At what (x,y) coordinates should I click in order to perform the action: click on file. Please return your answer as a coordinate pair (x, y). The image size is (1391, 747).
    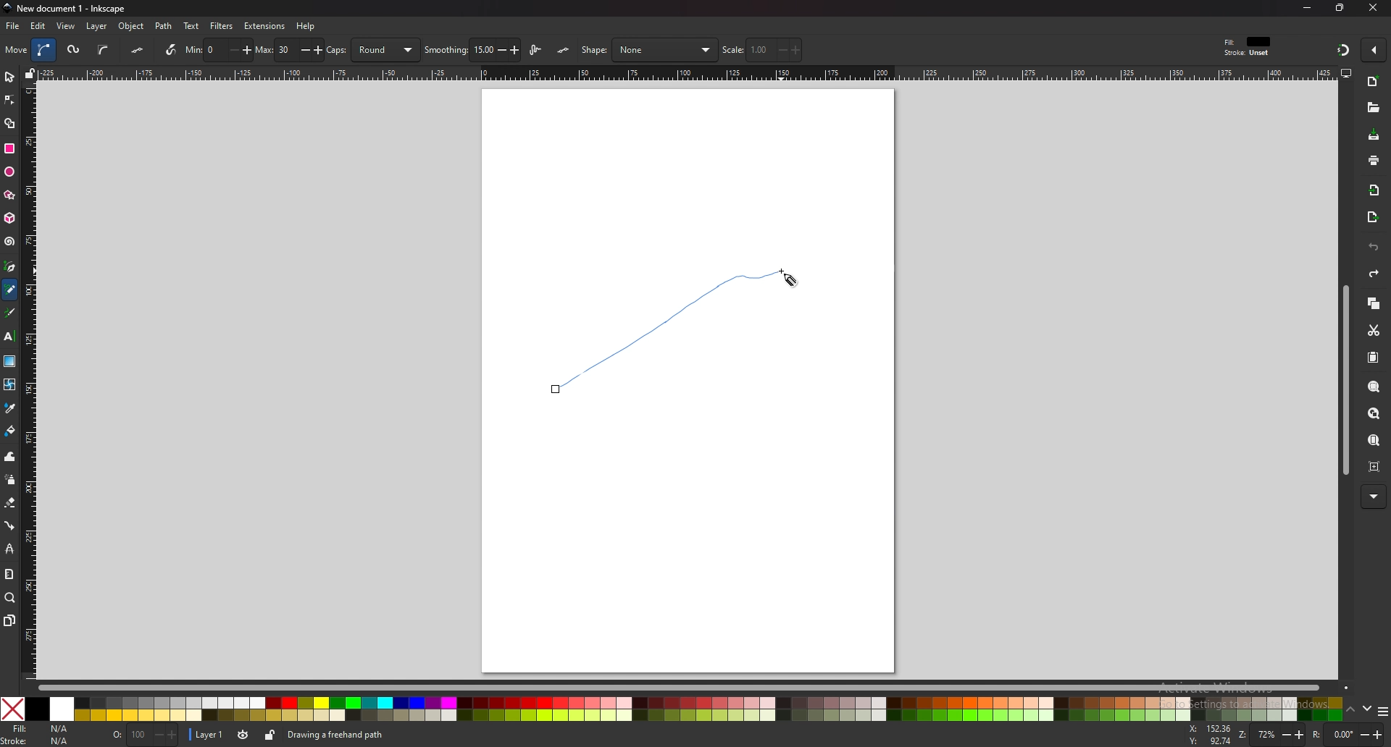
    Looking at the image, I should click on (14, 26).